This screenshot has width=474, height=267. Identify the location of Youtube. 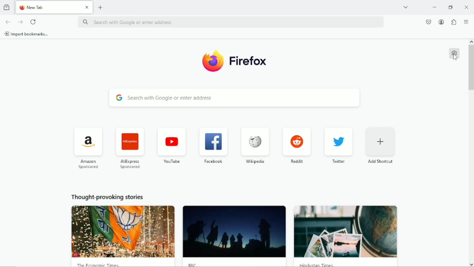
(171, 145).